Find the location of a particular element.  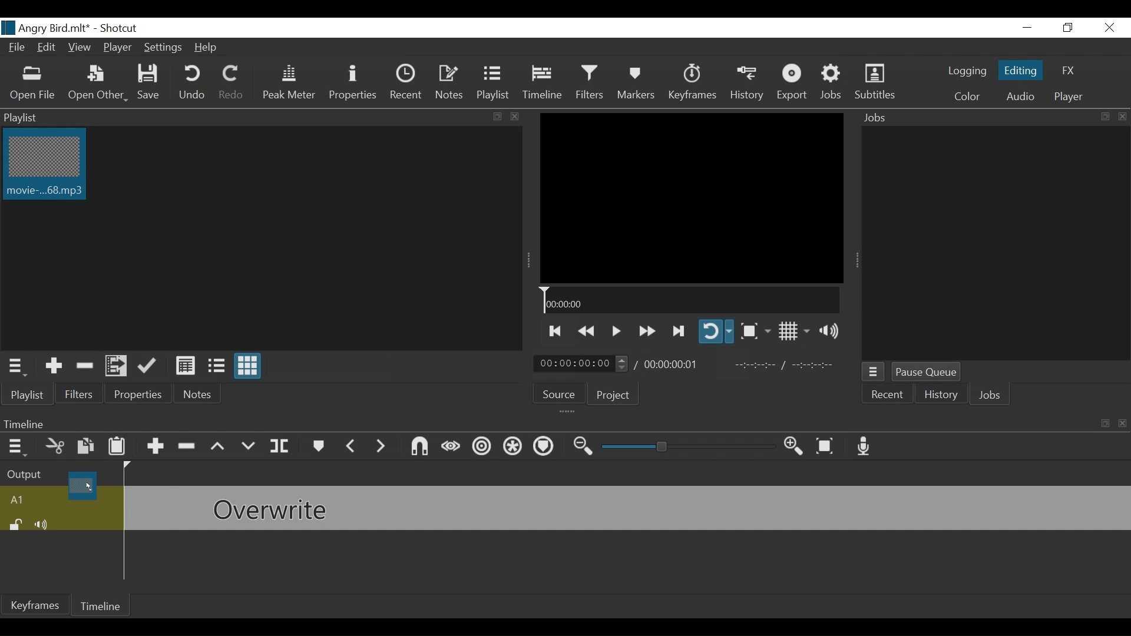

Total Duration is located at coordinates (674, 363).